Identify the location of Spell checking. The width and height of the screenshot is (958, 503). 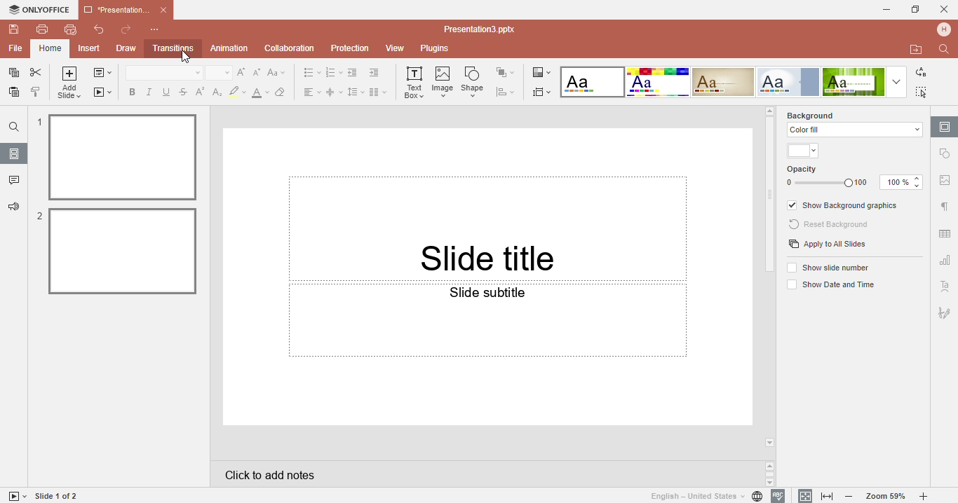
(778, 496).